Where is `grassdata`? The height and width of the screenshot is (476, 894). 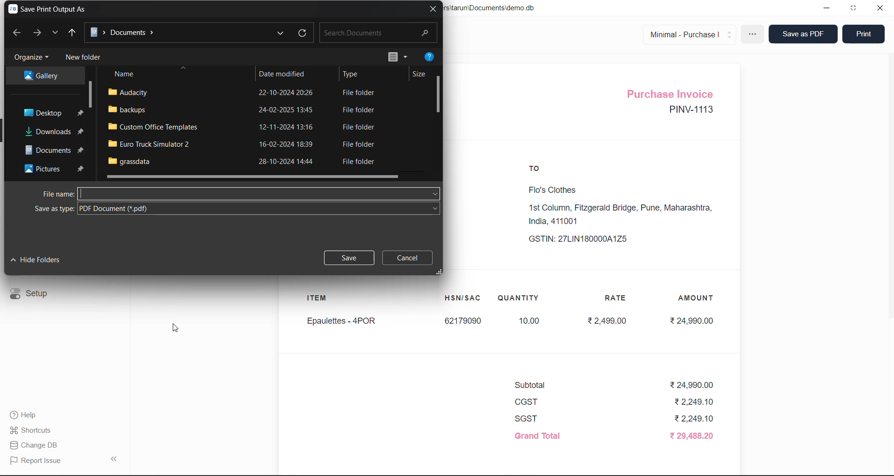 grassdata is located at coordinates (130, 163).